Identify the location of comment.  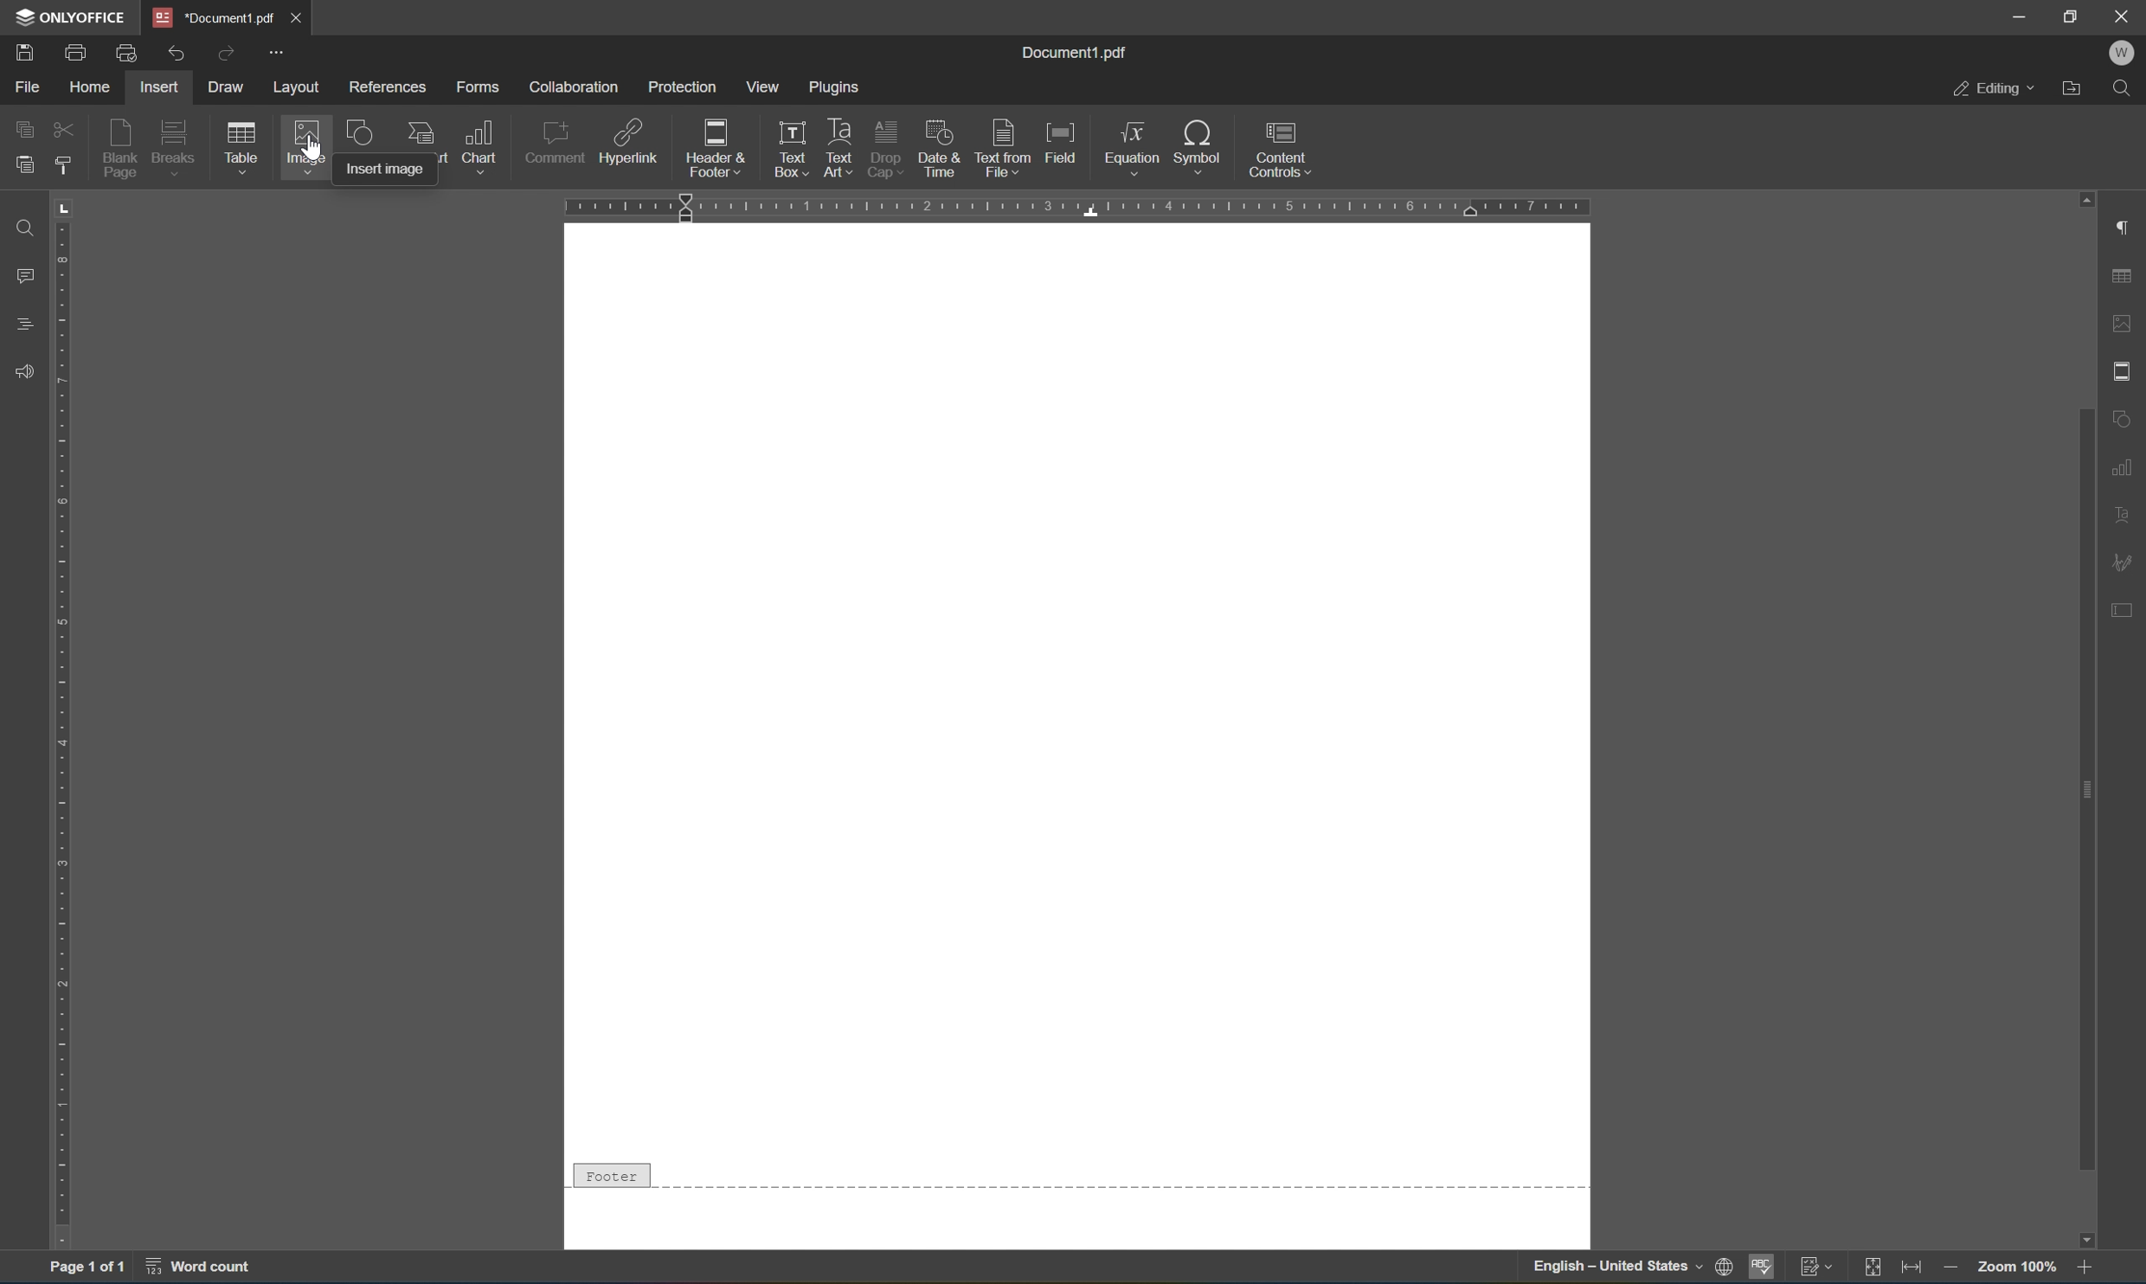
(556, 143).